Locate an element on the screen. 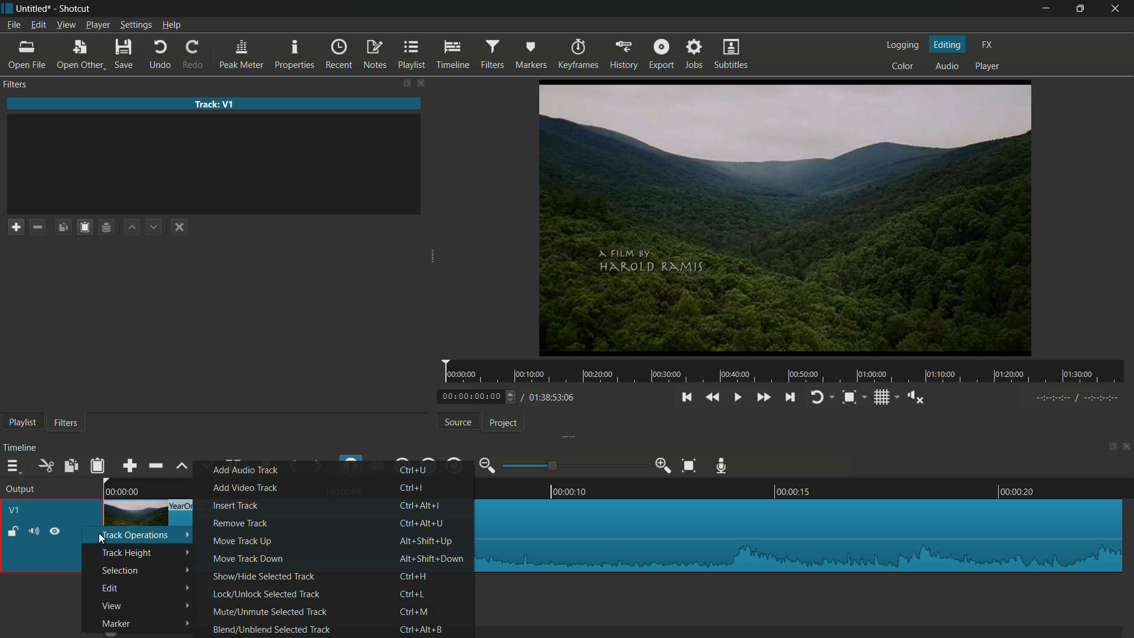 The width and height of the screenshot is (1134, 638). keyframes is located at coordinates (576, 54).